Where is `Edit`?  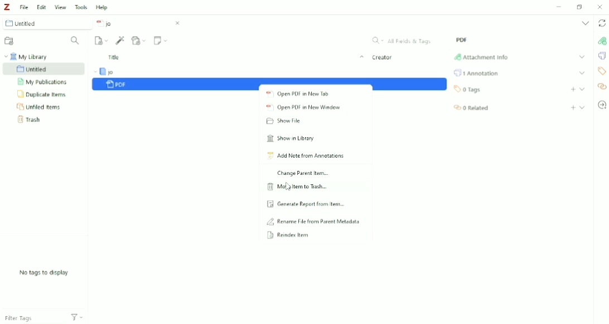
Edit is located at coordinates (41, 7).